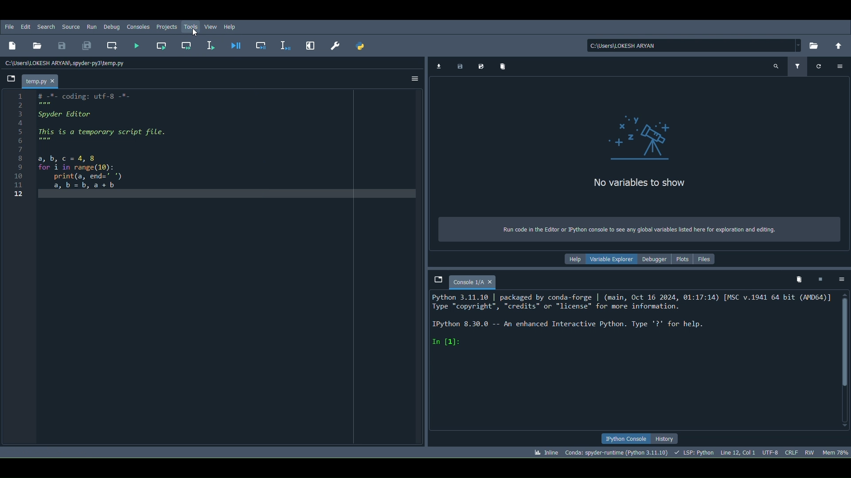 Image resolution: width=851 pixels, height=478 pixels. Describe the element at coordinates (544, 451) in the screenshot. I see `Click to toggle between inline and interactive Matplotlib plotting` at that location.